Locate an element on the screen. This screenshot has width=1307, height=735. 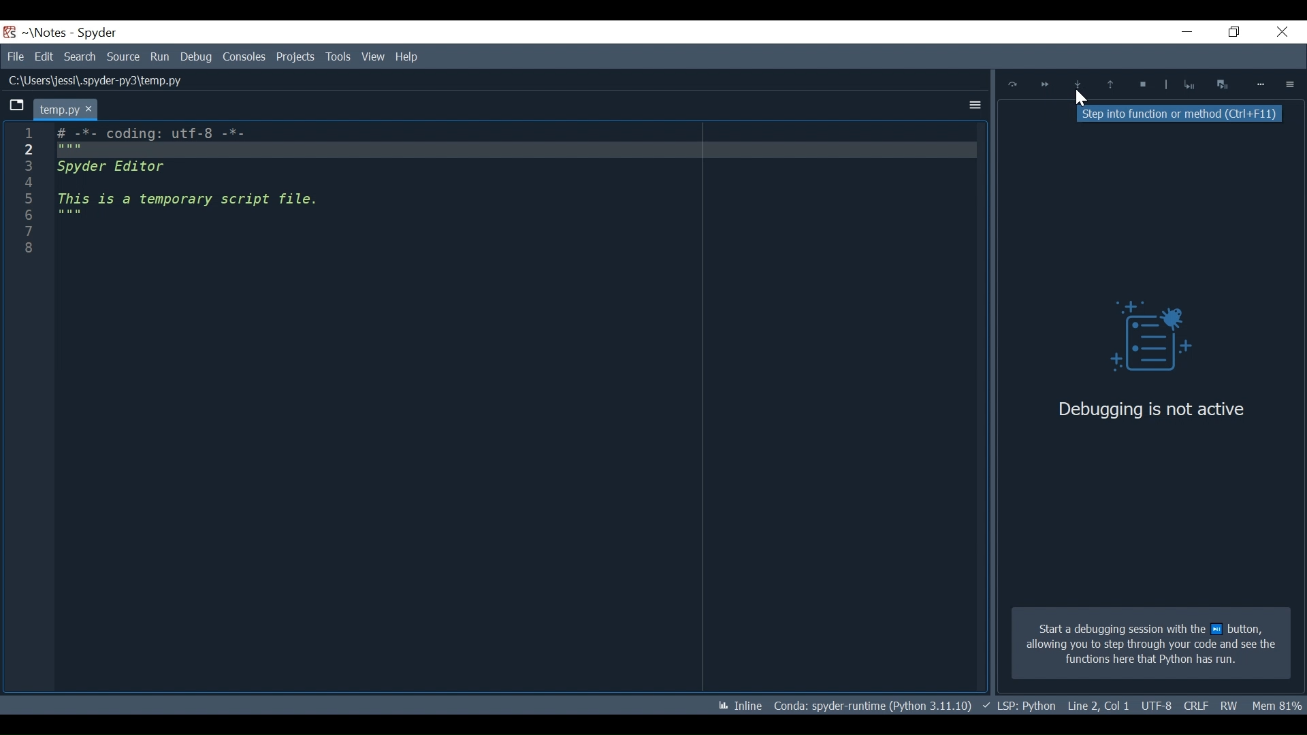
Current tab is located at coordinates (65, 109).